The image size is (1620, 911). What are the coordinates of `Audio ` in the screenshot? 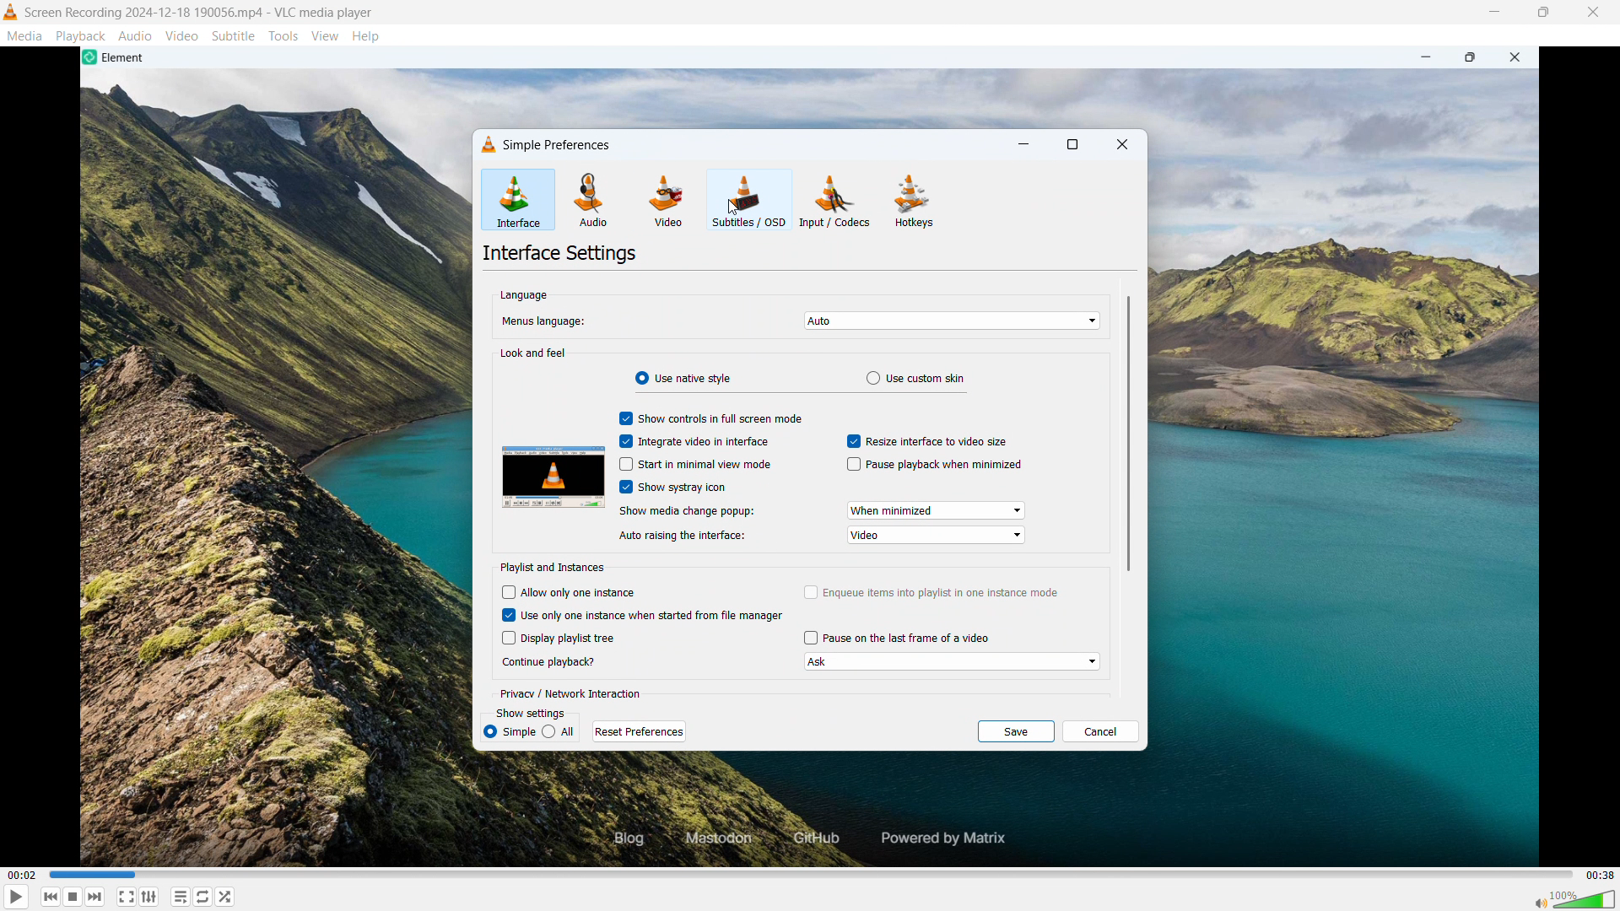 It's located at (136, 35).